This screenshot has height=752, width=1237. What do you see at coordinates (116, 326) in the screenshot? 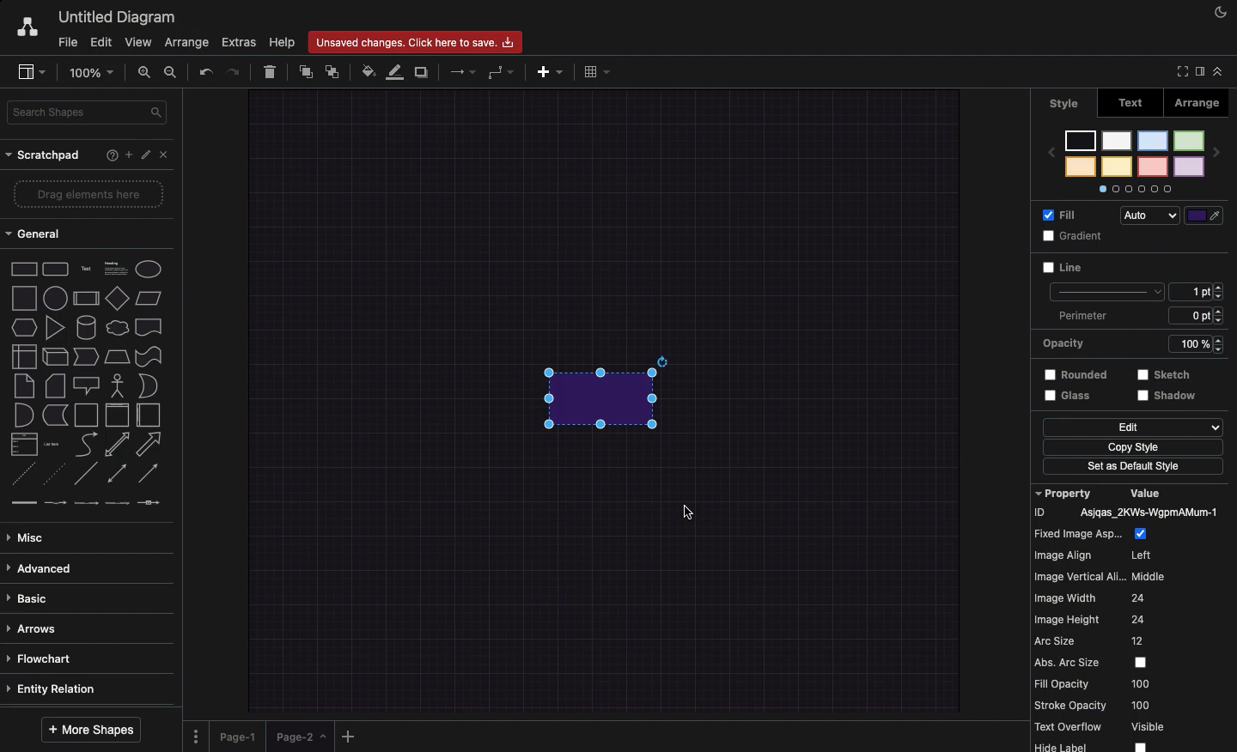
I see `cloud` at bounding box center [116, 326].